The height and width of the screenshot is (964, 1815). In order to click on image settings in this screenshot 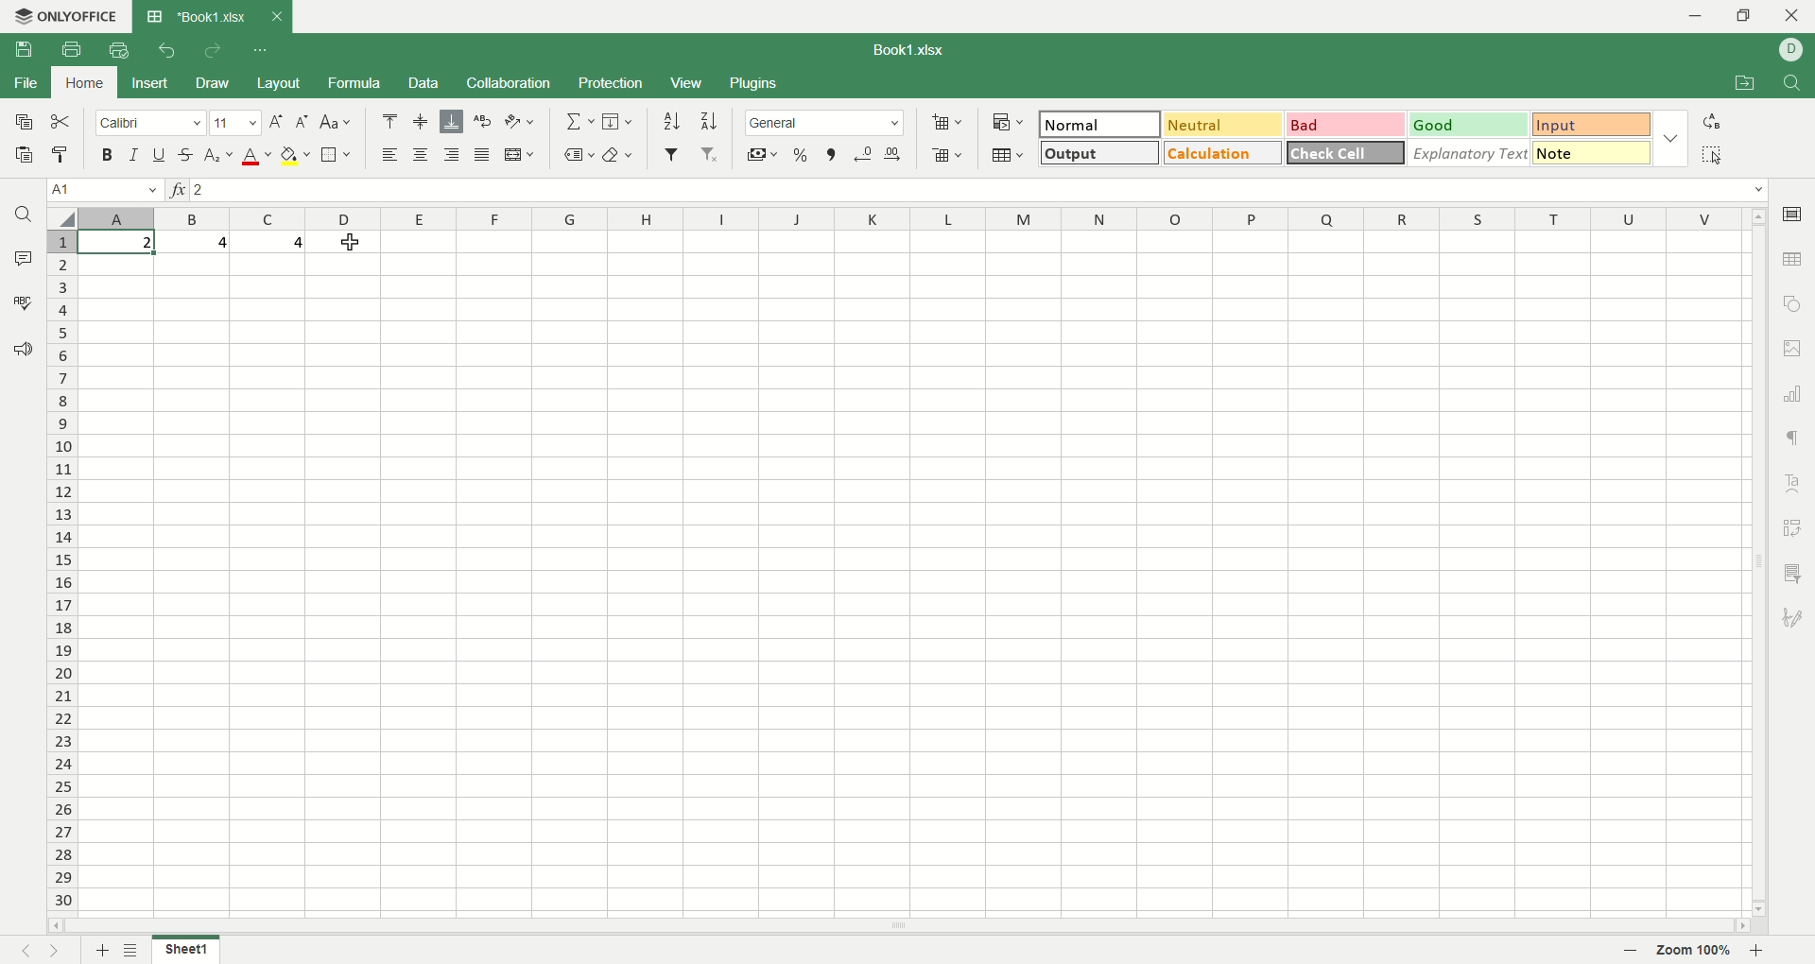, I will do `click(1796, 350)`.